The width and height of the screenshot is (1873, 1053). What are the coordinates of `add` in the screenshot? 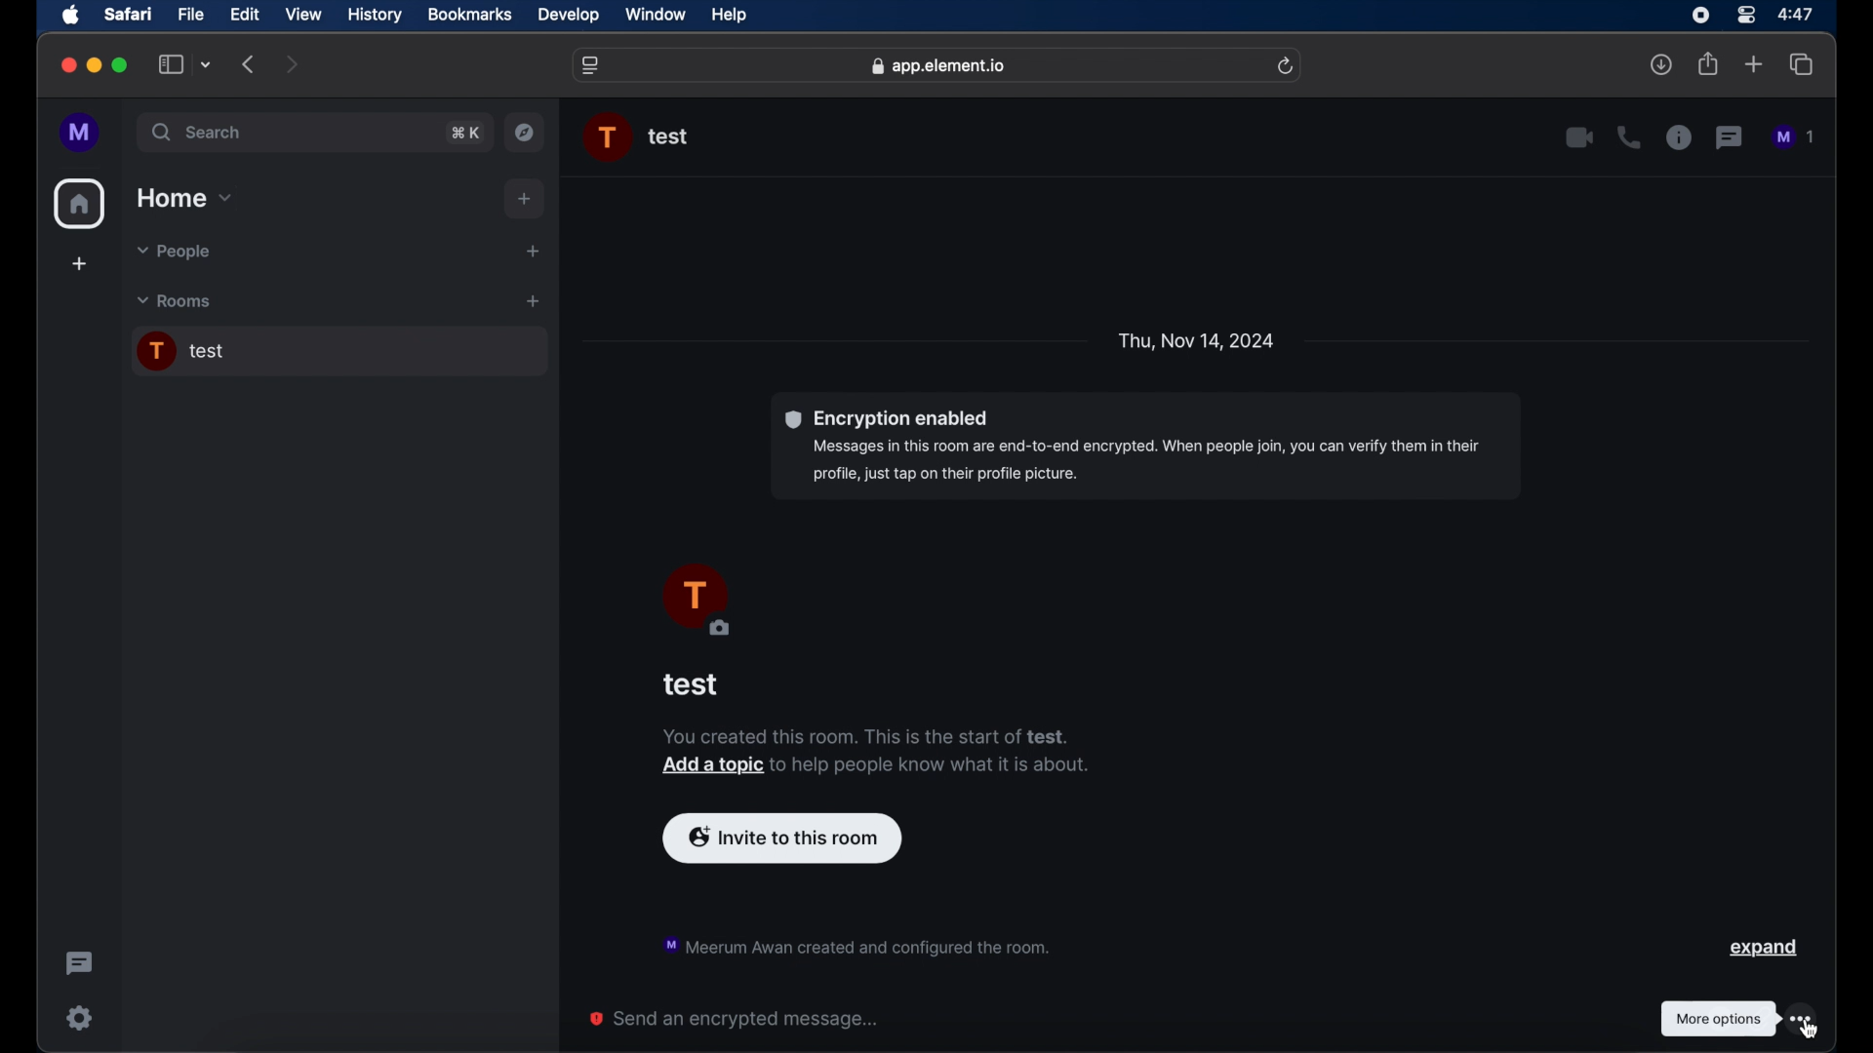 It's located at (526, 199).